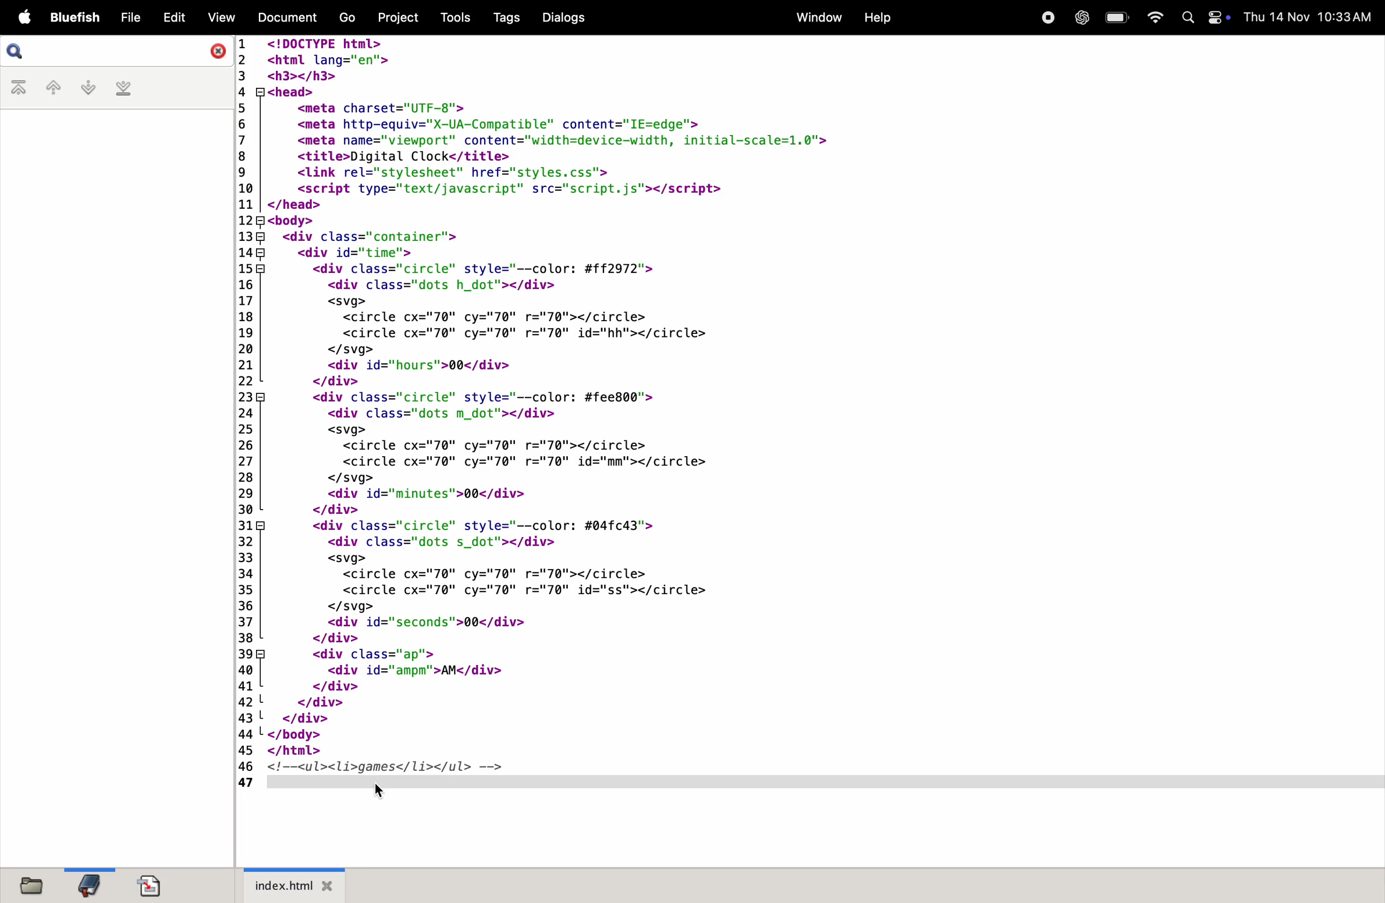  What do you see at coordinates (131, 17) in the screenshot?
I see `File` at bounding box center [131, 17].